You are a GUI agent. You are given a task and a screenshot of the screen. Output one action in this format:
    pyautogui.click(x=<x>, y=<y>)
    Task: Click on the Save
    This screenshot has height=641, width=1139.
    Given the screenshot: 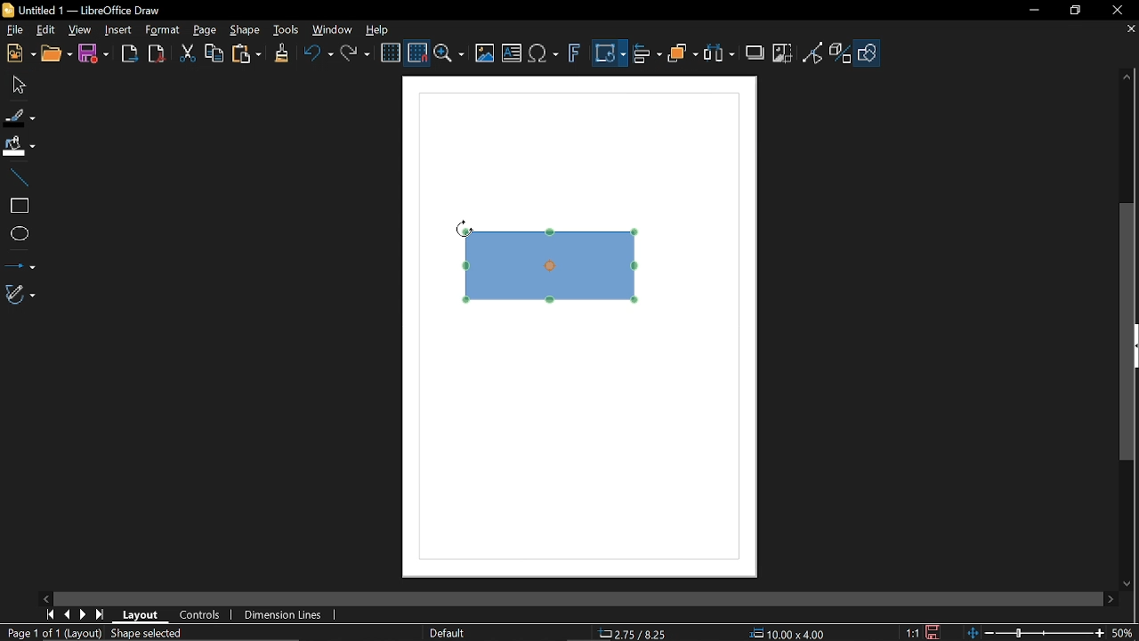 What is the action you would take?
    pyautogui.click(x=931, y=633)
    